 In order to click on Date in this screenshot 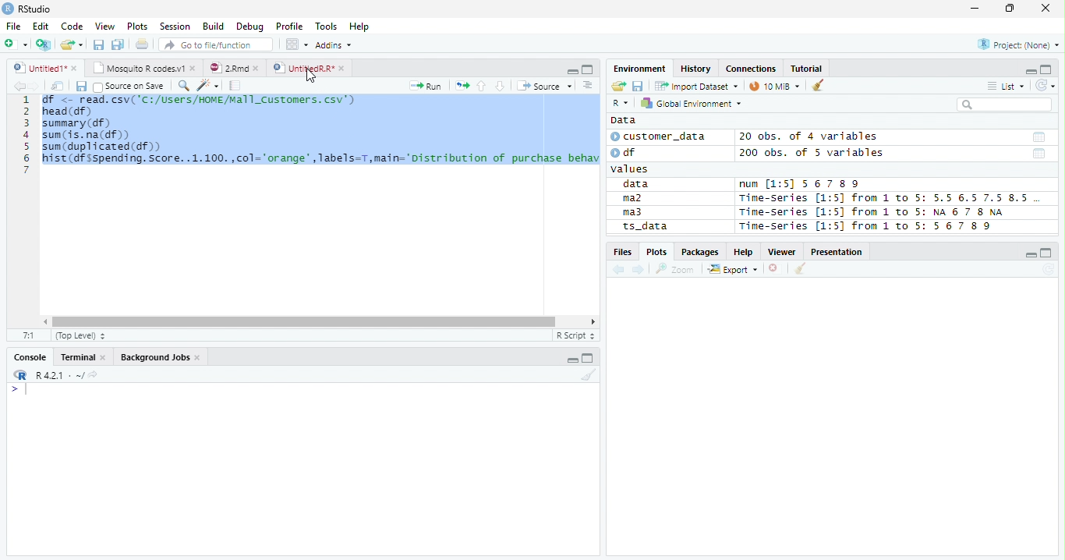, I will do `click(1039, 154)`.